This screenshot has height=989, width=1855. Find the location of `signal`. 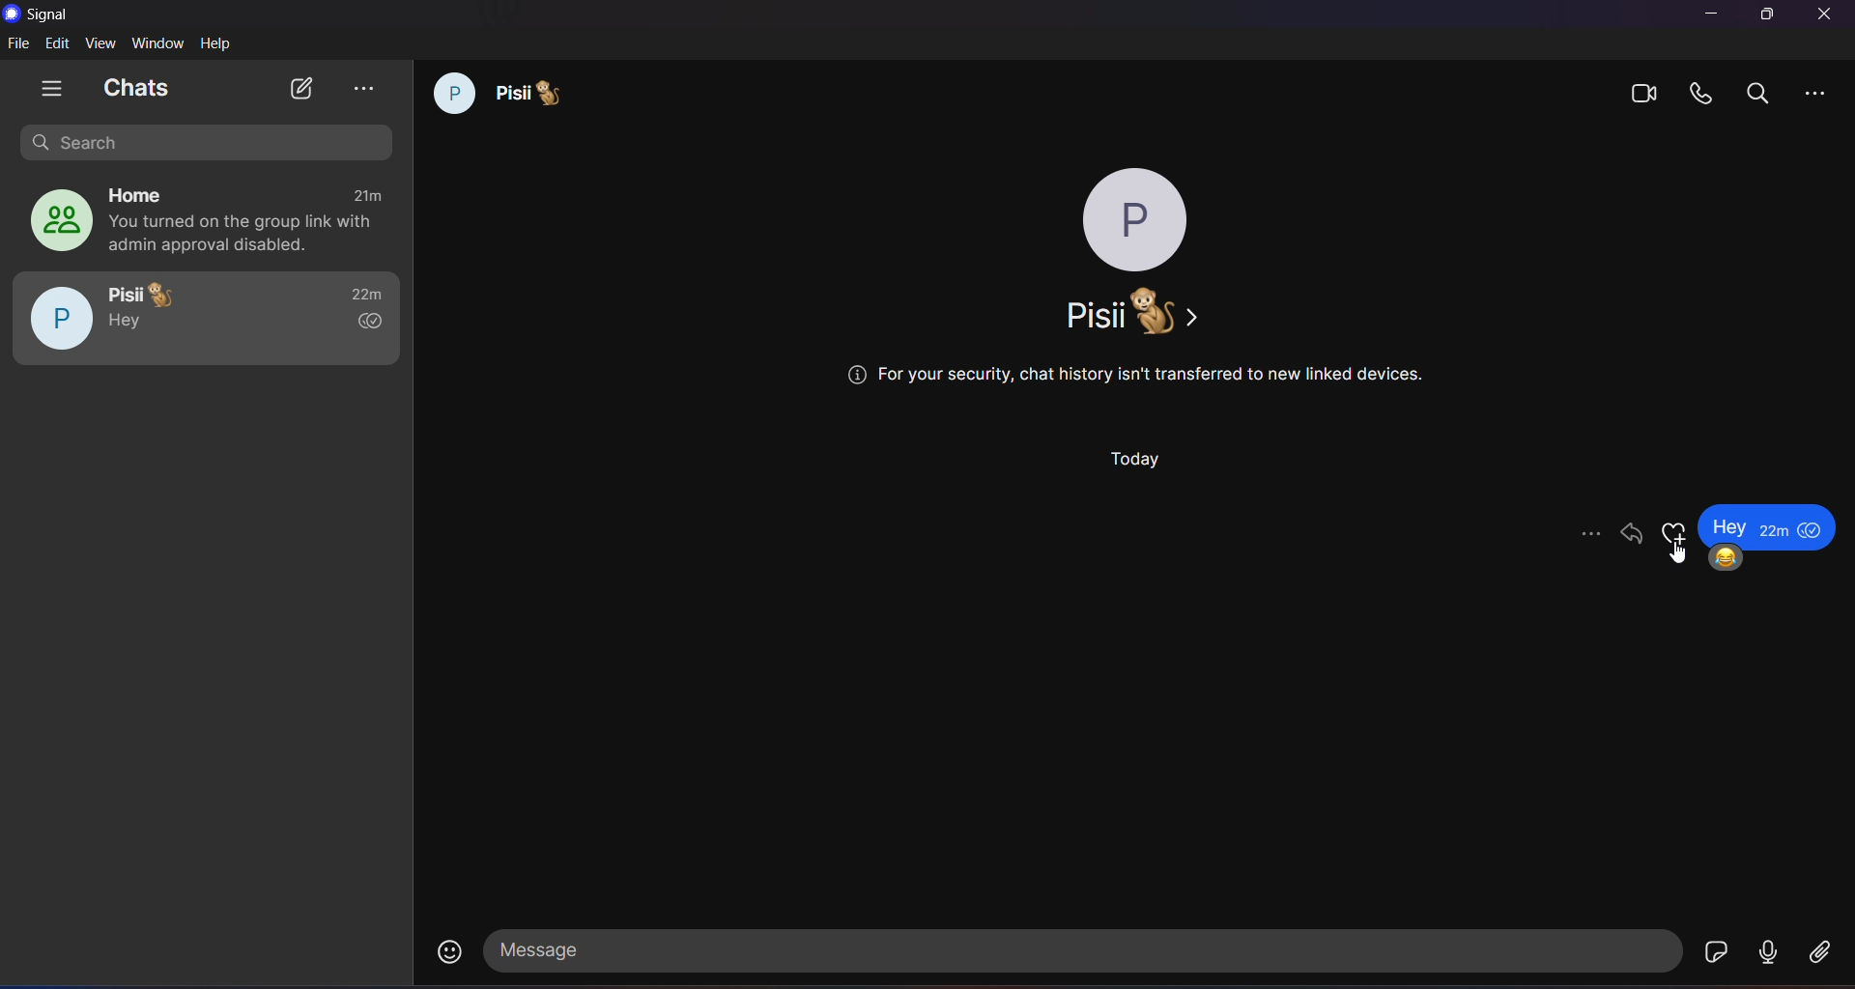

signal is located at coordinates (46, 14).